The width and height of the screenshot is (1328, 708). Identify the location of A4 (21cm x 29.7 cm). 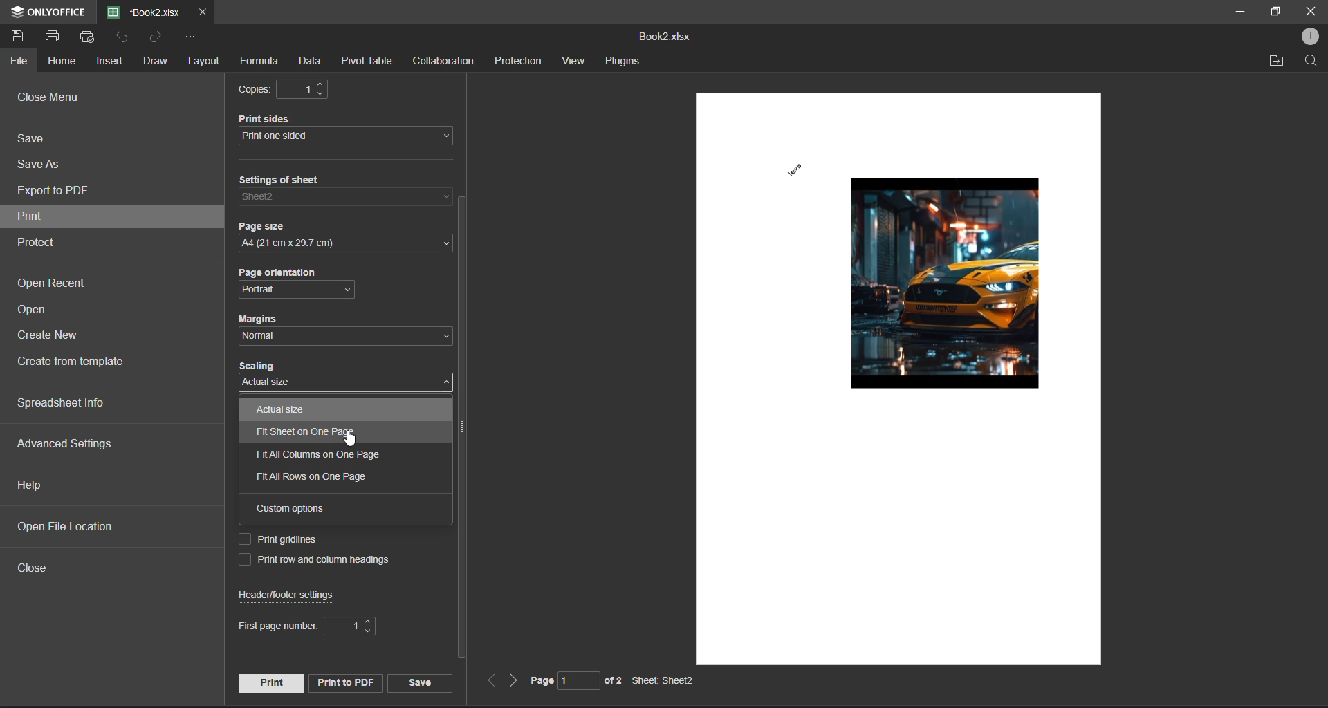
(335, 245).